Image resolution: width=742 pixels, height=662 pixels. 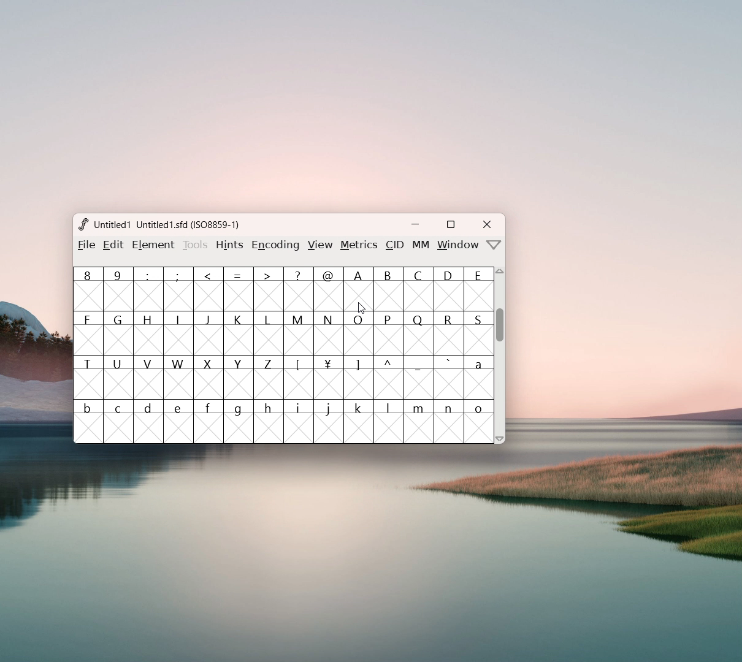 I want to click on k, so click(x=360, y=422).